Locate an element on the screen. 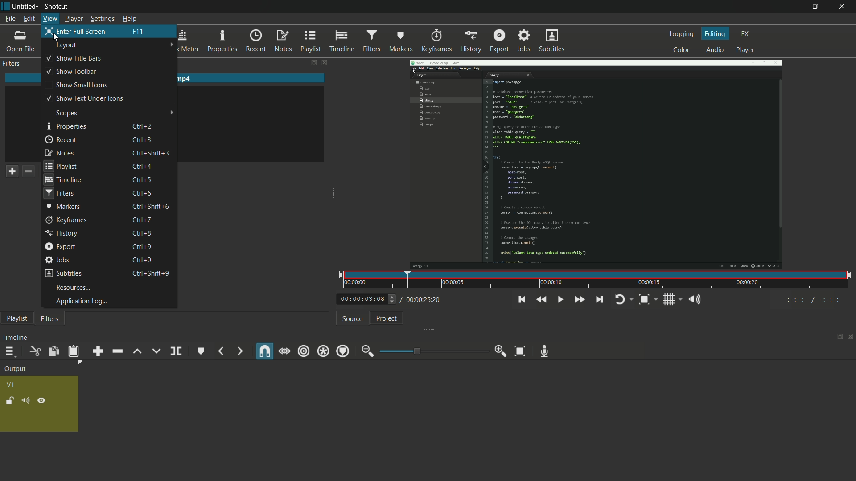 The image size is (856, 481). filters is located at coordinates (50, 319).